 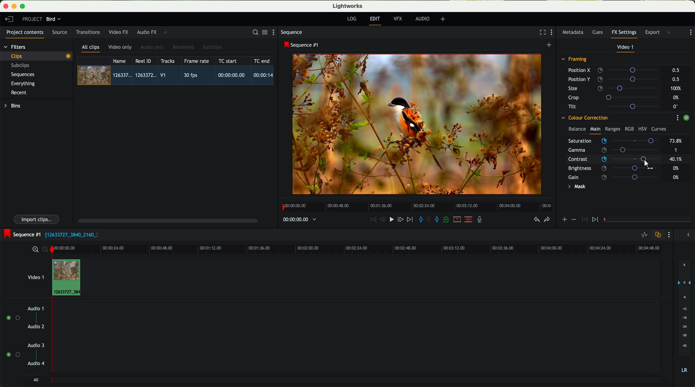 I want to click on curves, so click(x=659, y=129).